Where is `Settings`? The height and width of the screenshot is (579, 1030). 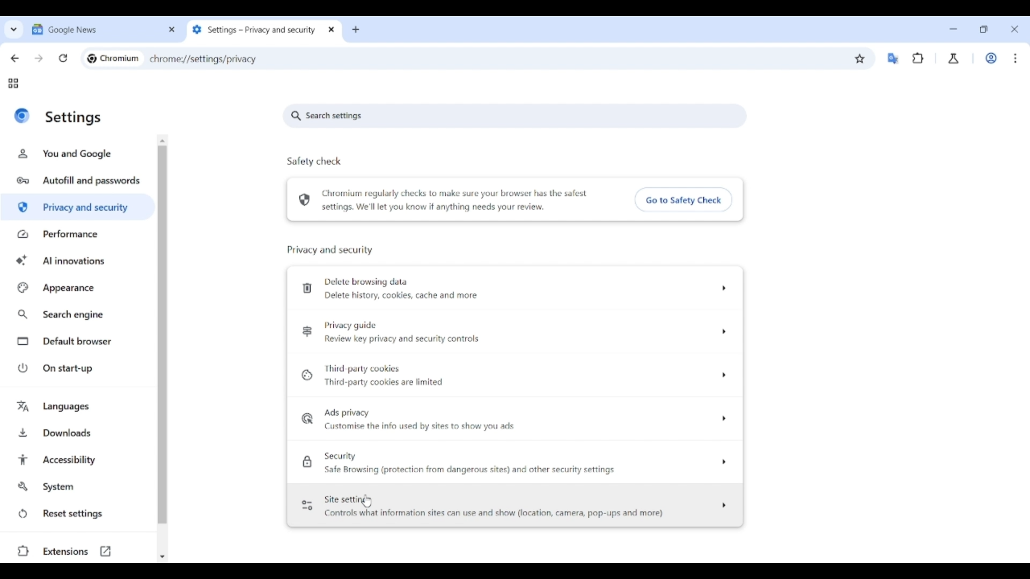 Settings is located at coordinates (74, 117).